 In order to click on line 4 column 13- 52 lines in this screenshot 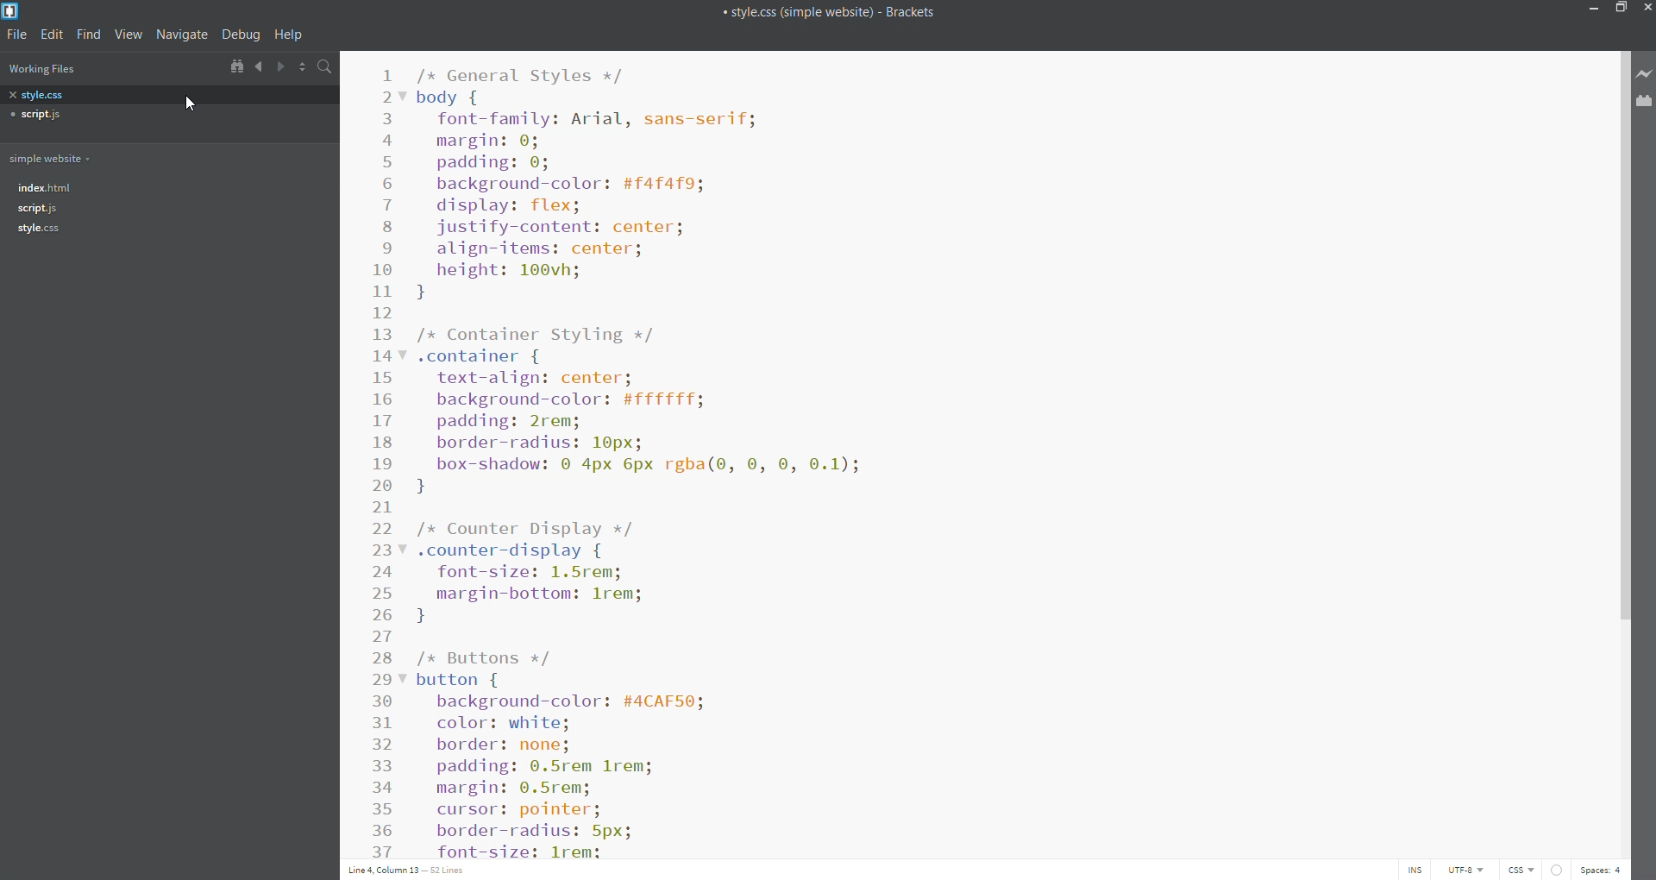, I will do `click(411, 869)`.